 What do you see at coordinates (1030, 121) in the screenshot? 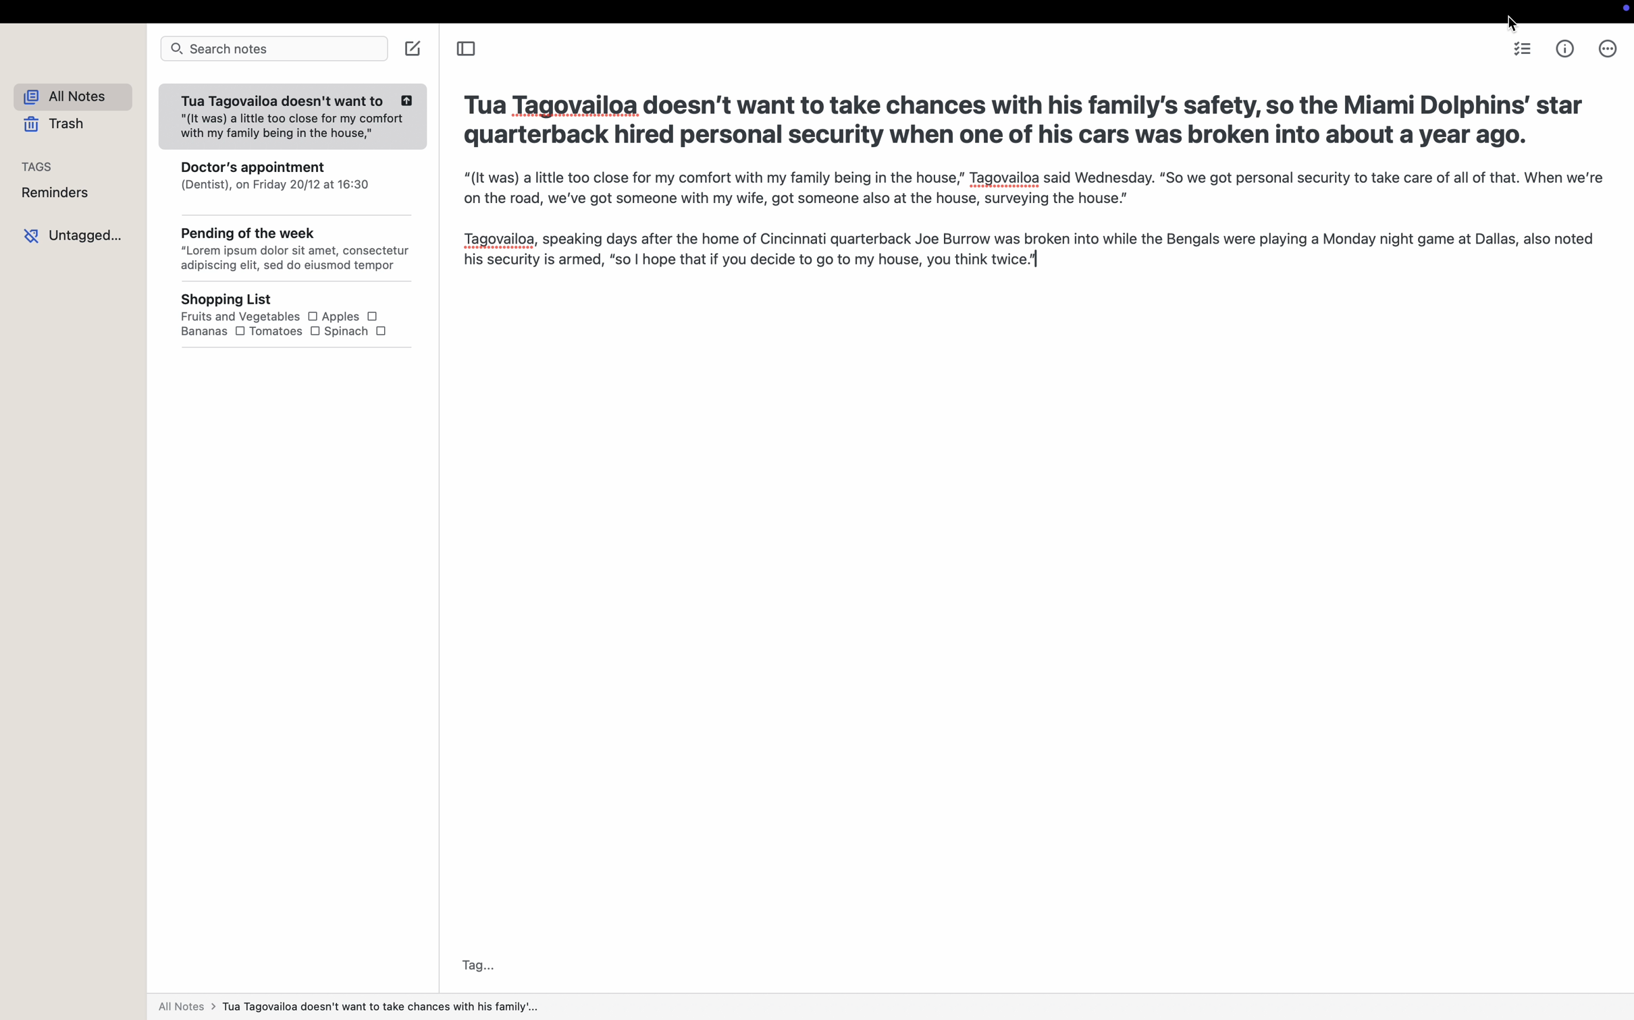
I see `Tua Tagovailoa doesn’t want to take chances with his family's safety, so the Miami Dolphins’ star
quarterback hired personal security when one of his cars was broken into about a year ago.` at bounding box center [1030, 121].